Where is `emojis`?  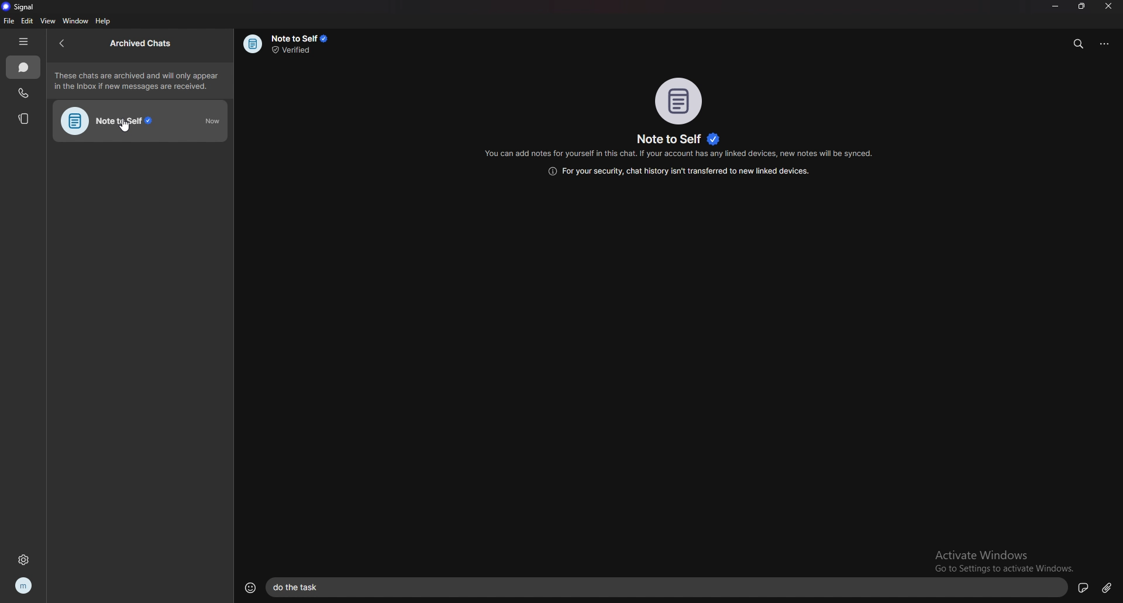
emojis is located at coordinates (250, 586).